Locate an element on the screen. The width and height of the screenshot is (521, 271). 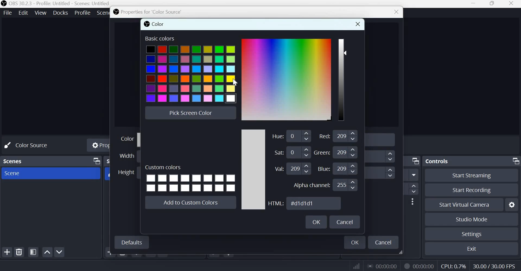
Recording Timer is located at coordinates (424, 266).